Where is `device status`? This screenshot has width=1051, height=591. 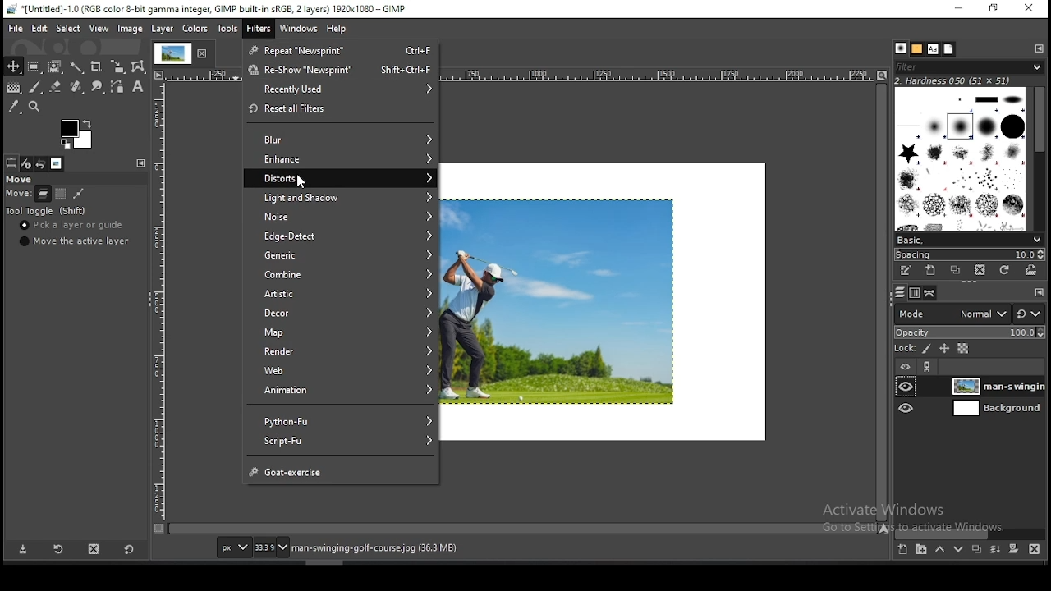 device status is located at coordinates (26, 163).